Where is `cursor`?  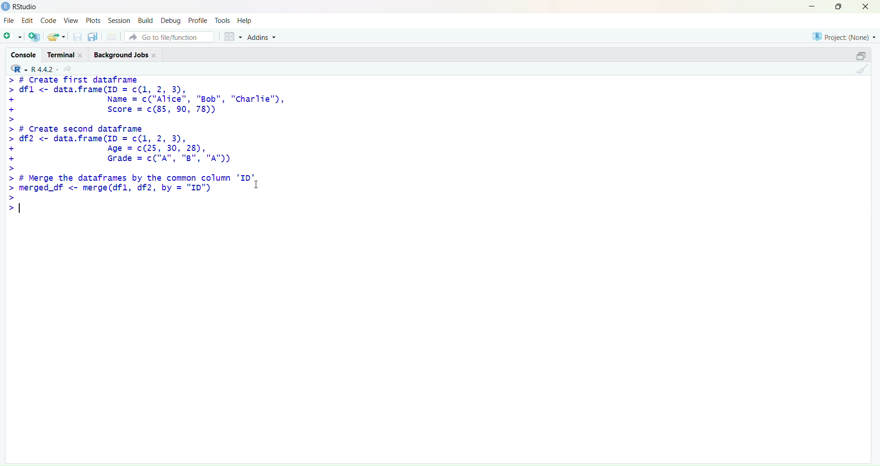
cursor is located at coordinates (257, 185).